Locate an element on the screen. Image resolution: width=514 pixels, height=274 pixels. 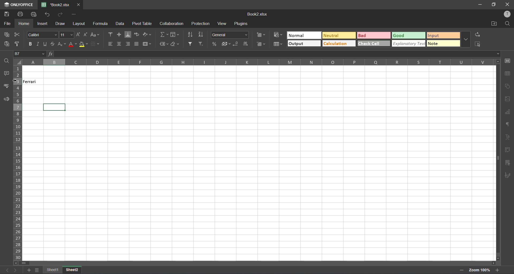
minimize is located at coordinates (481, 5).